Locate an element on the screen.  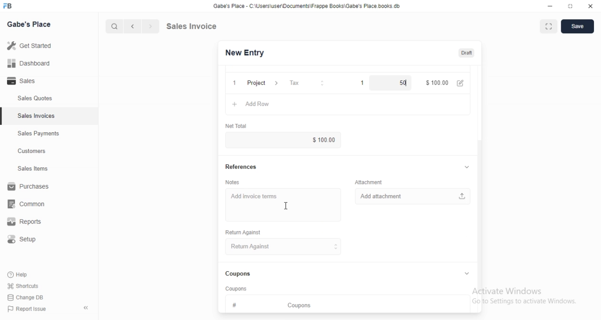
Sales Invoice is located at coordinates (197, 26).